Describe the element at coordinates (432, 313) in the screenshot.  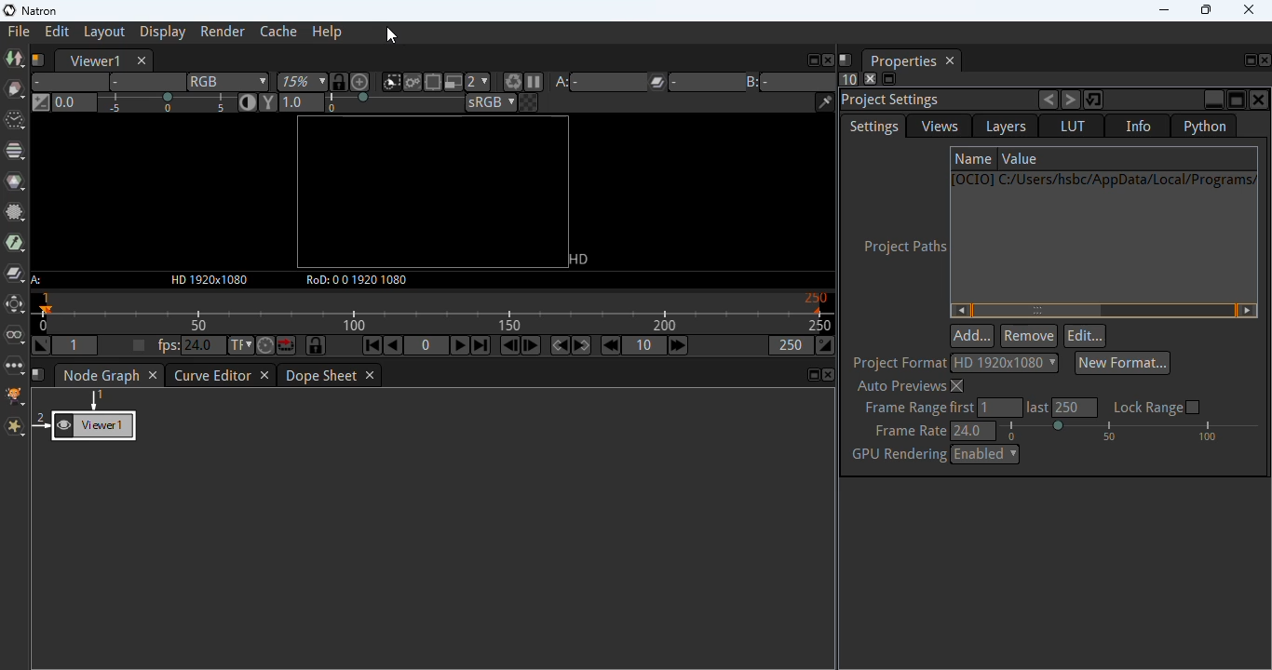
I see `fps` at that location.